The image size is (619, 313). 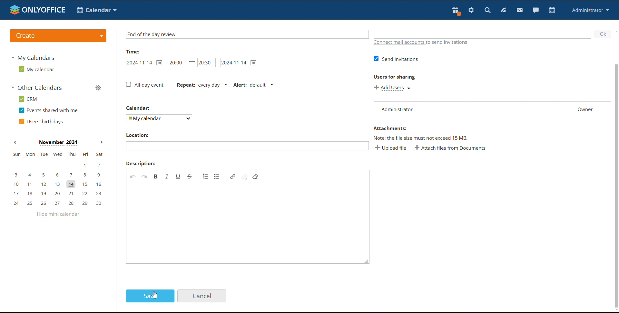 I want to click on search, so click(x=487, y=11).